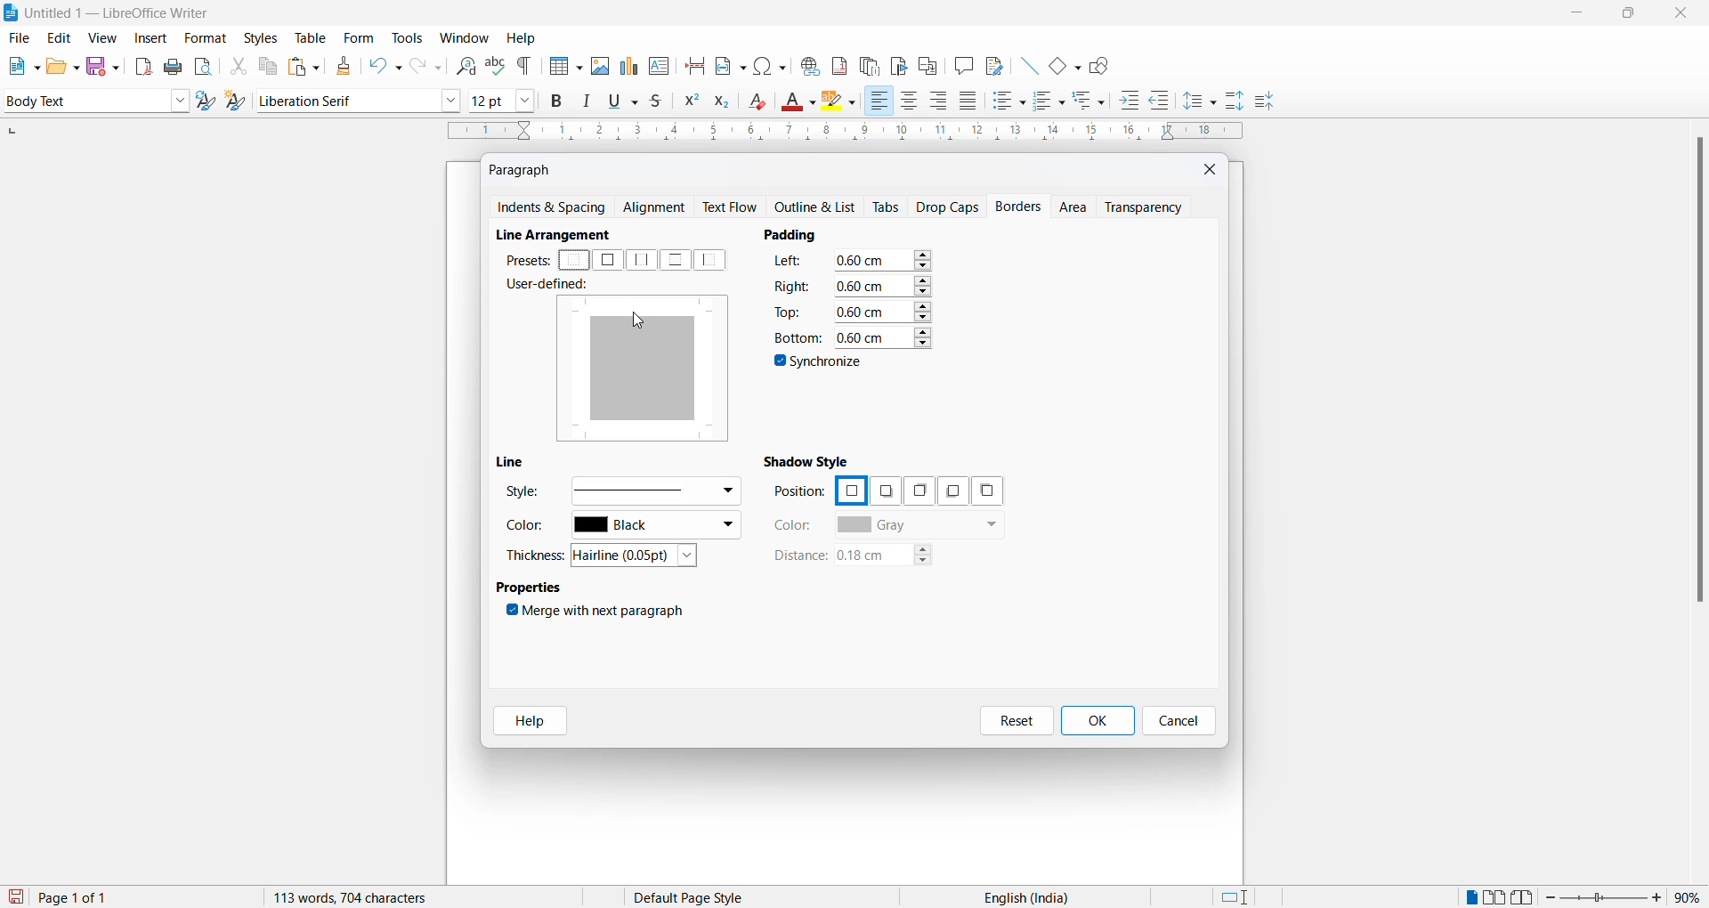  I want to click on line, so click(515, 462).